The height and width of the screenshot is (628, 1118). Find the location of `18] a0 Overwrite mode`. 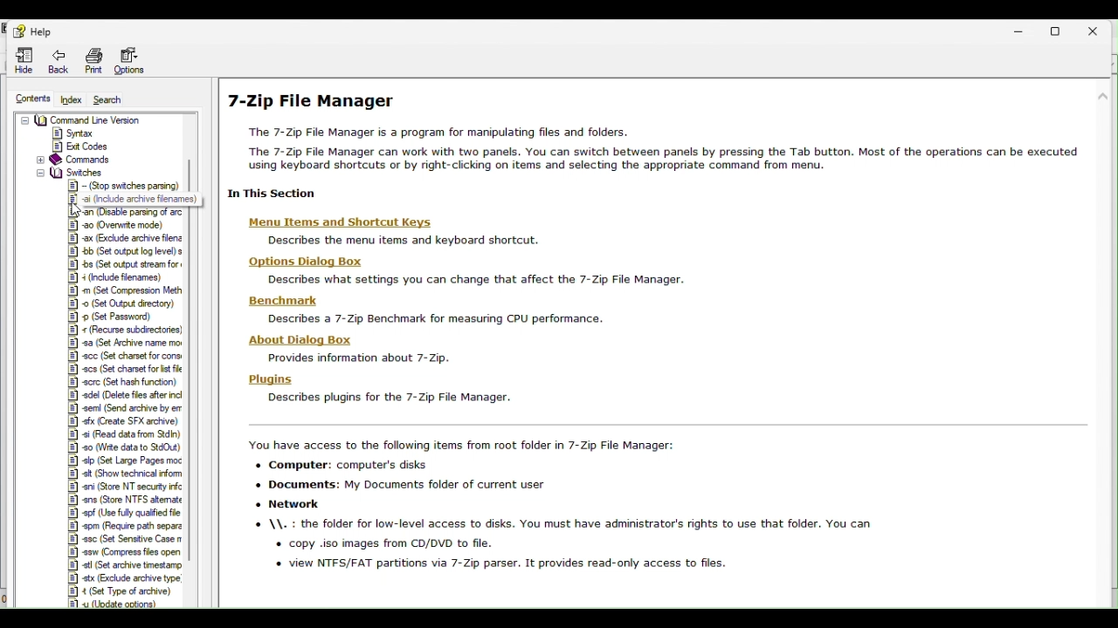

18] a0 Overwrite mode is located at coordinates (114, 224).